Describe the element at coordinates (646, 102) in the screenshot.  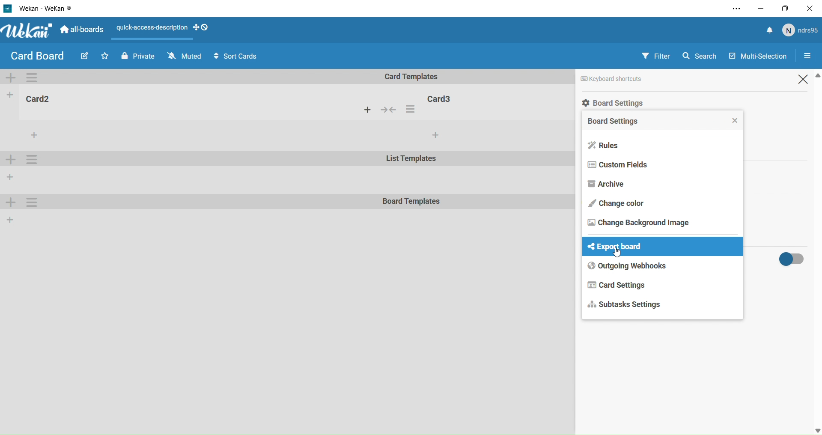
I see `Board settings` at that location.